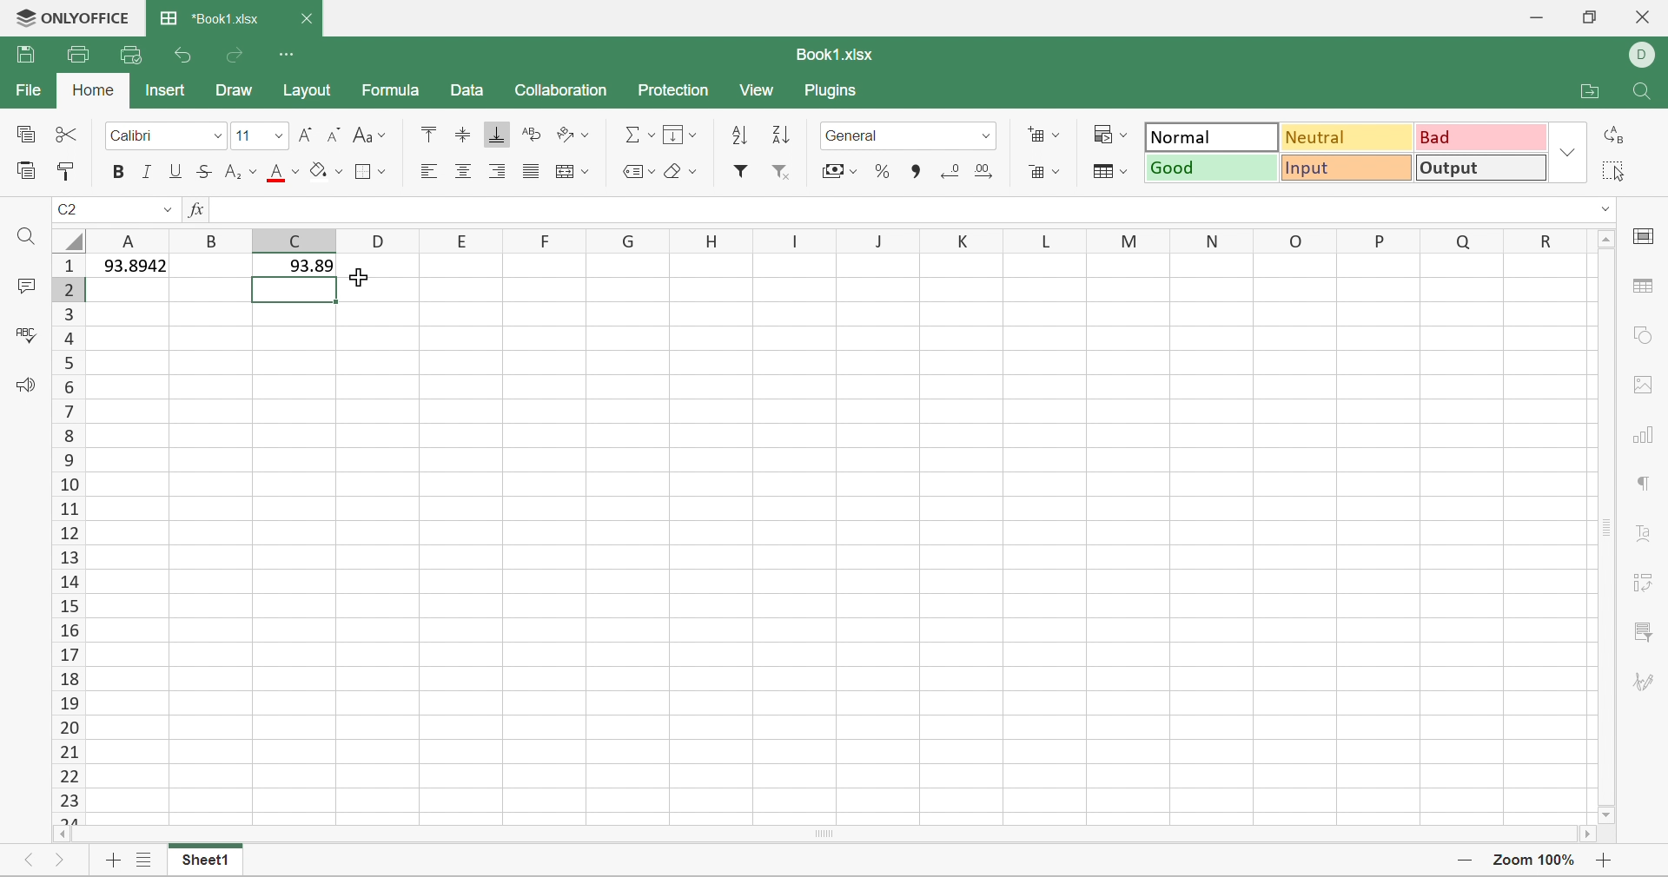  Describe the element at coordinates (530, 136) in the screenshot. I see `Wrap text` at that location.